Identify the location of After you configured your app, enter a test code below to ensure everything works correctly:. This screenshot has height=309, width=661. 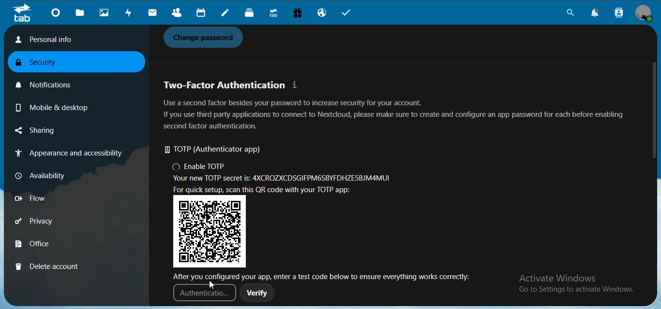
(325, 276).